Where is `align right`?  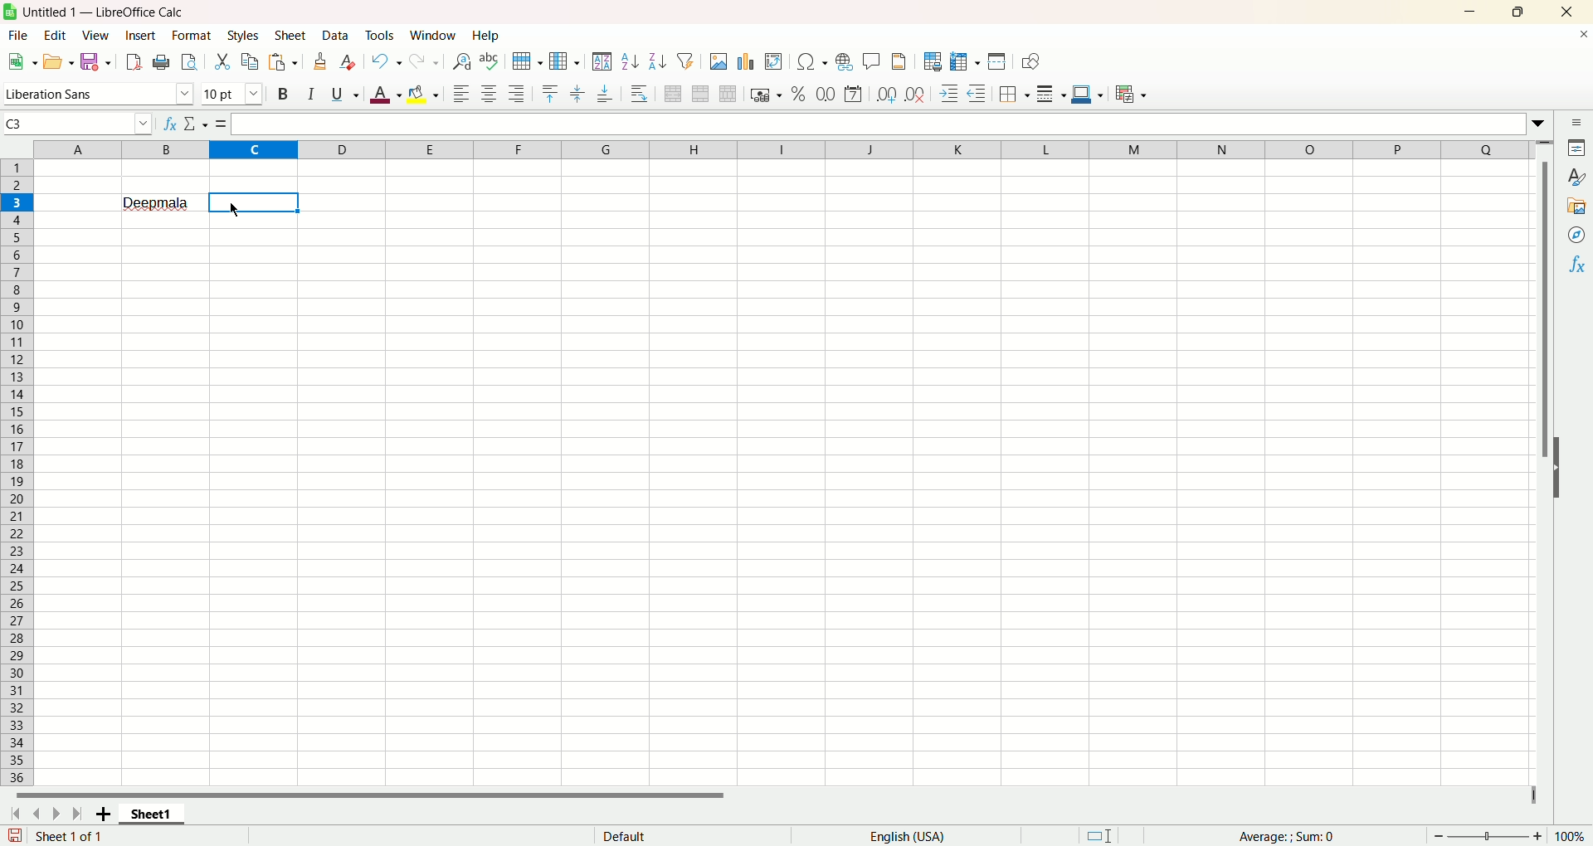
align right is located at coordinates (518, 93).